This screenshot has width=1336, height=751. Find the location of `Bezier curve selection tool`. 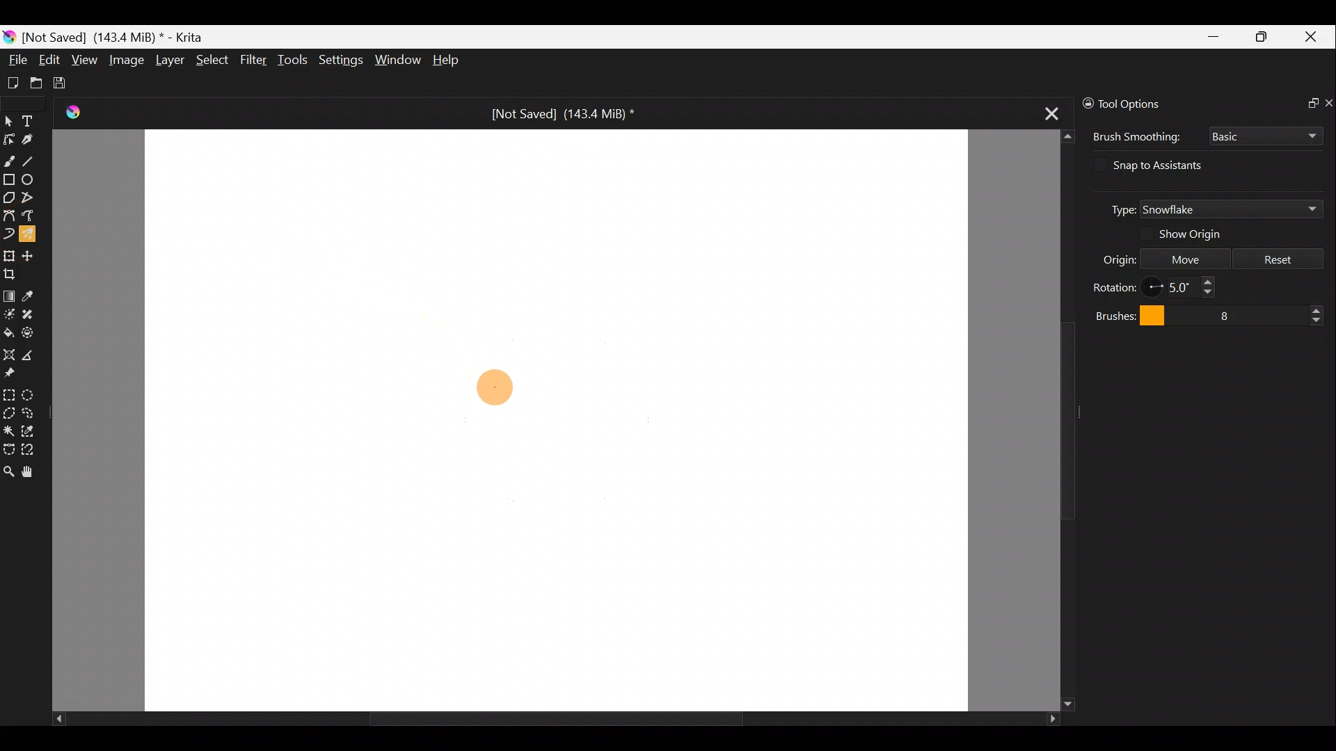

Bezier curve selection tool is located at coordinates (8, 449).